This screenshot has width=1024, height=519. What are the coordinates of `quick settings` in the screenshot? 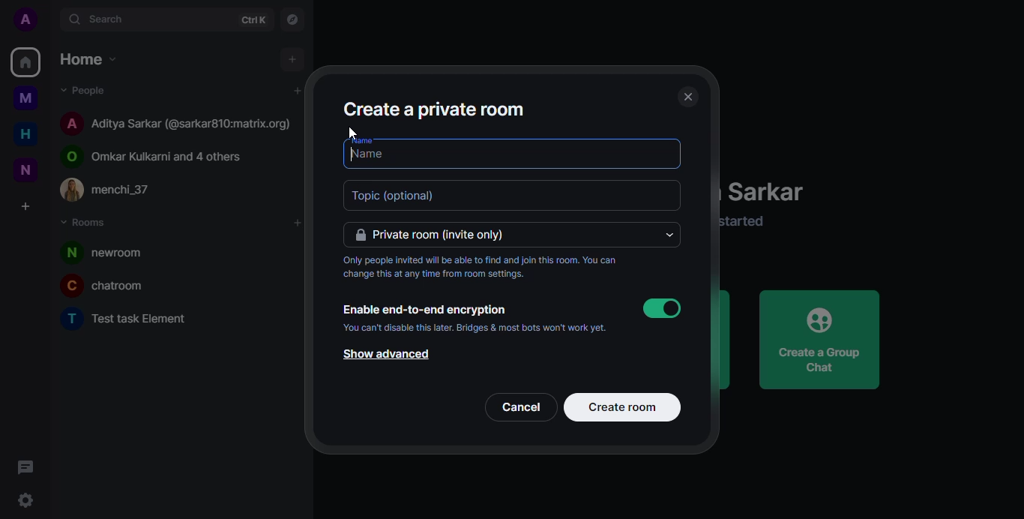 It's located at (20, 499).